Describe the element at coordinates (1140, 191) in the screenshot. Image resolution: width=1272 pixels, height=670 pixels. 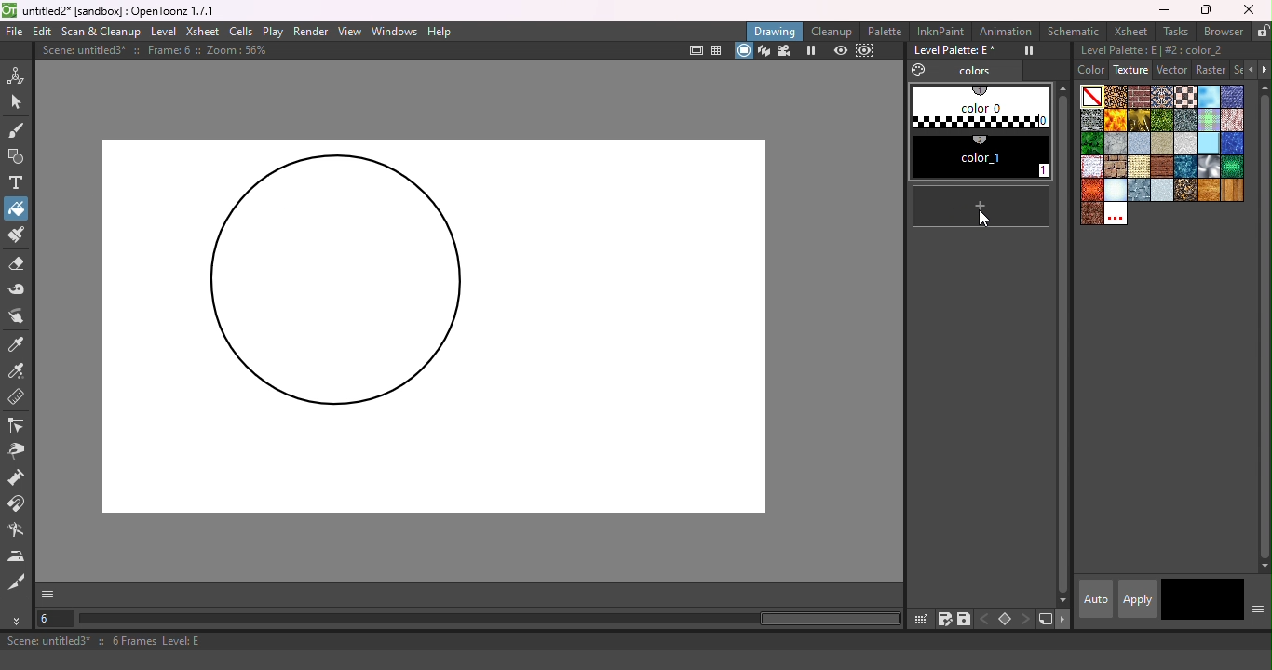
I see `steelplates.bmp` at that location.